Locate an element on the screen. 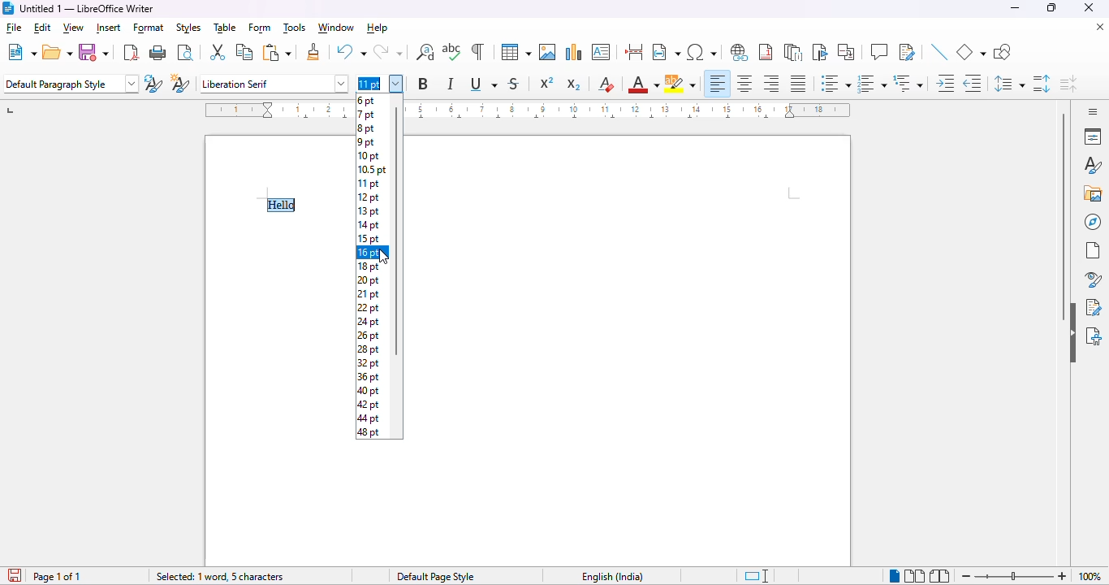 The width and height of the screenshot is (1109, 585). 11 pt is located at coordinates (368, 184).